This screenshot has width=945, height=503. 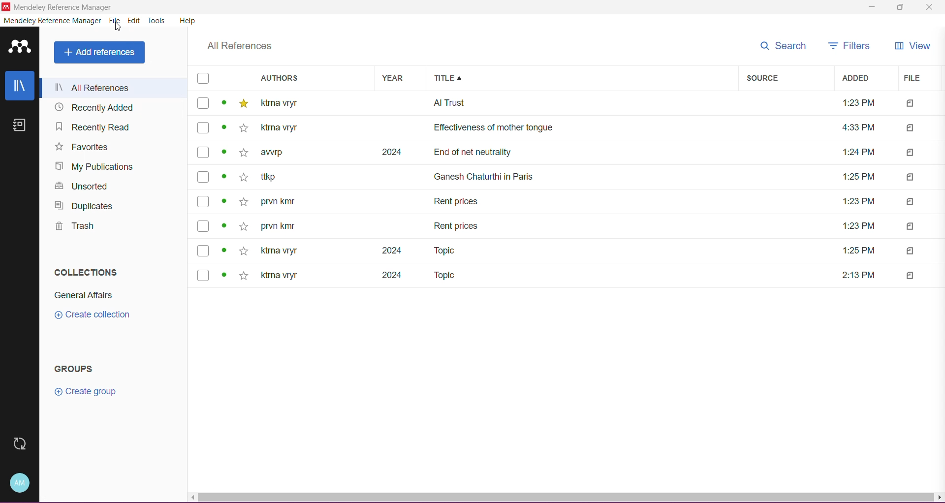 What do you see at coordinates (569, 202) in the screenshot?
I see `prvn kmr Rent prices 1:23 PM` at bounding box center [569, 202].